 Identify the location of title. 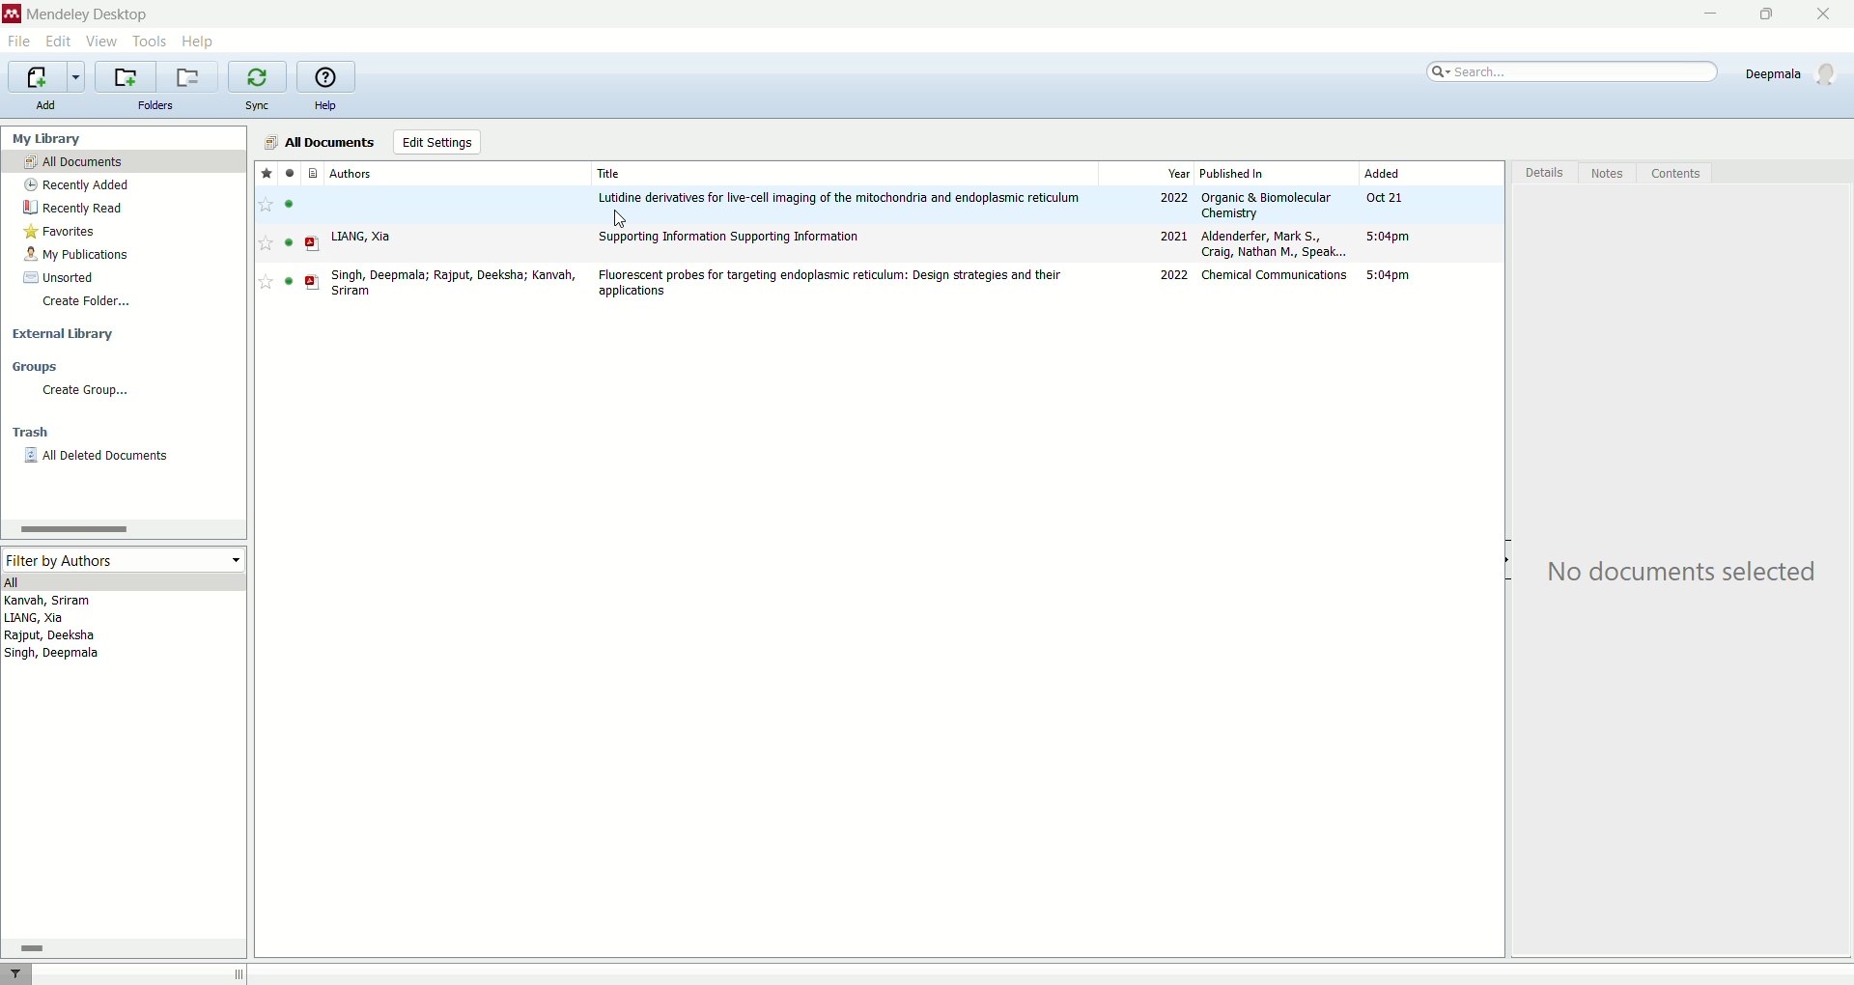
(608, 173).